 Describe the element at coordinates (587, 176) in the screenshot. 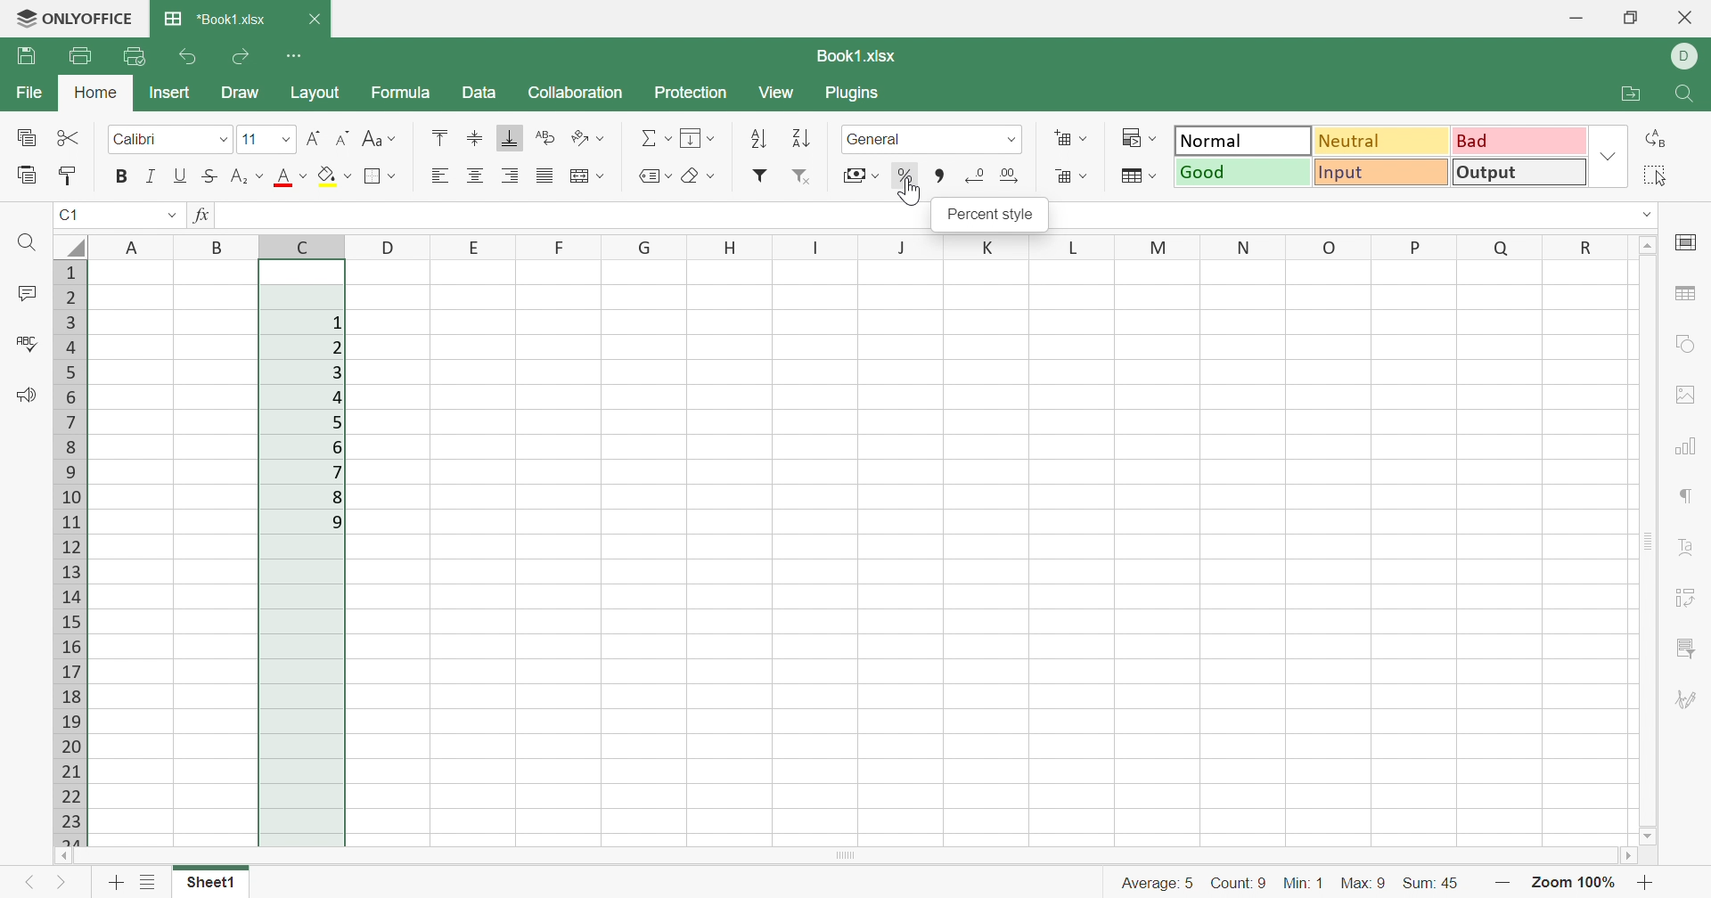

I see `Merge and center` at that location.